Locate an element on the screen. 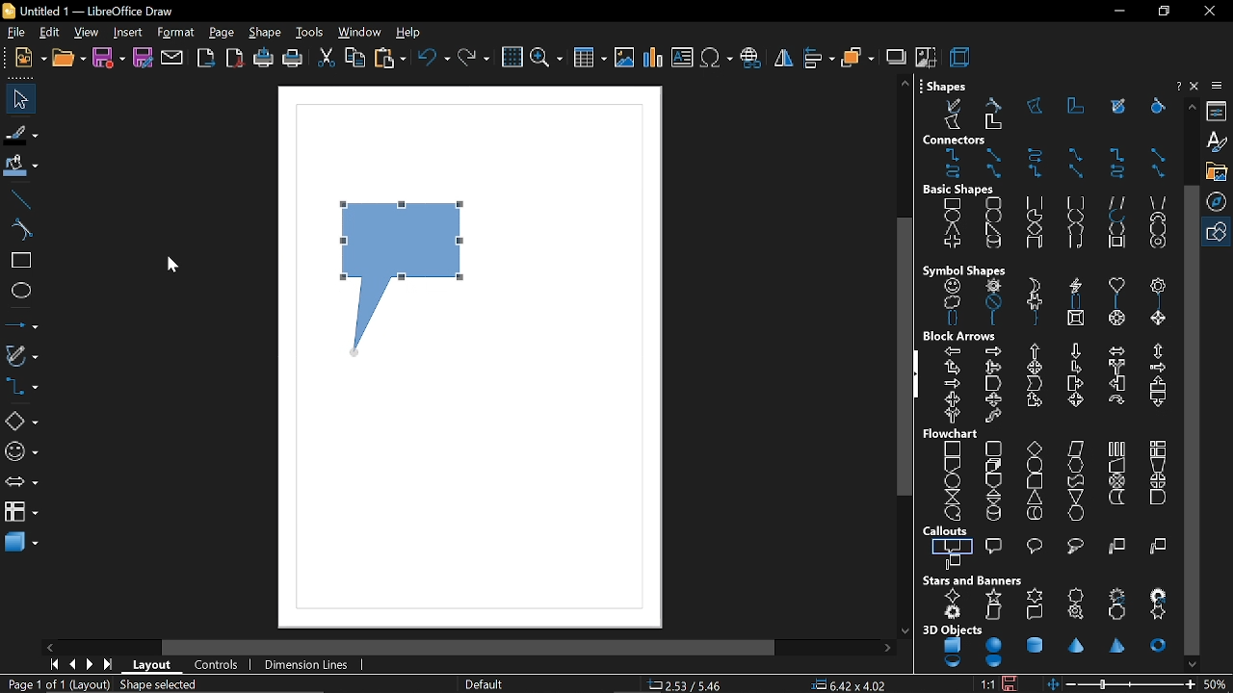  off page connector is located at coordinates (991, 480).